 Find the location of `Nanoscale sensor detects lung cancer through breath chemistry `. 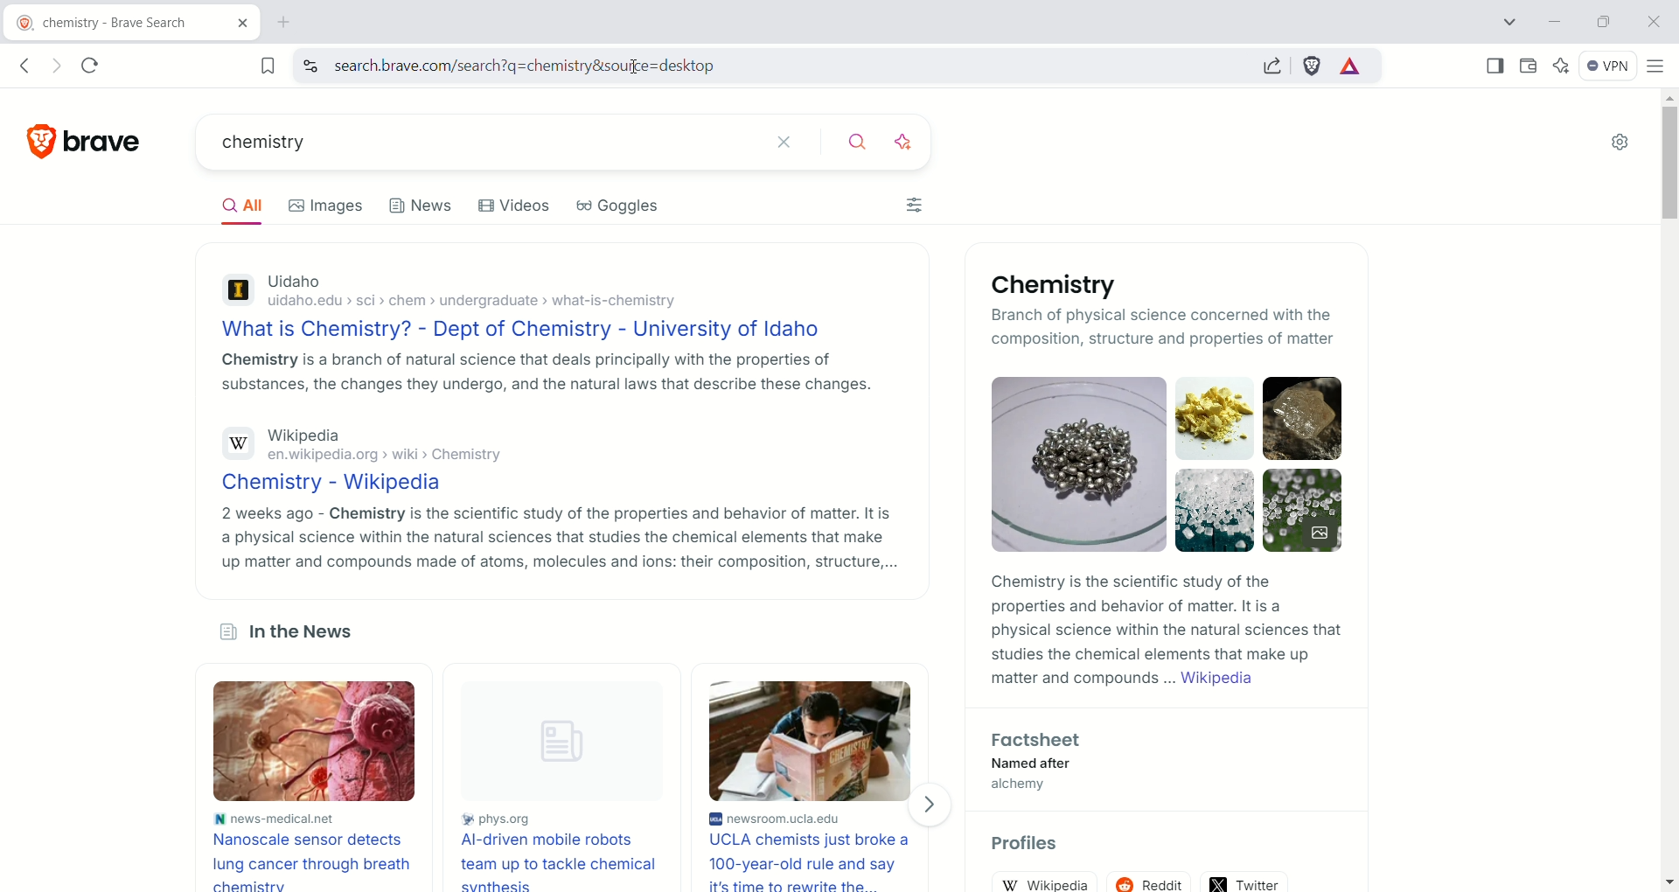

Nanoscale sensor detects lung cancer through breath chemistry  is located at coordinates (312, 860).